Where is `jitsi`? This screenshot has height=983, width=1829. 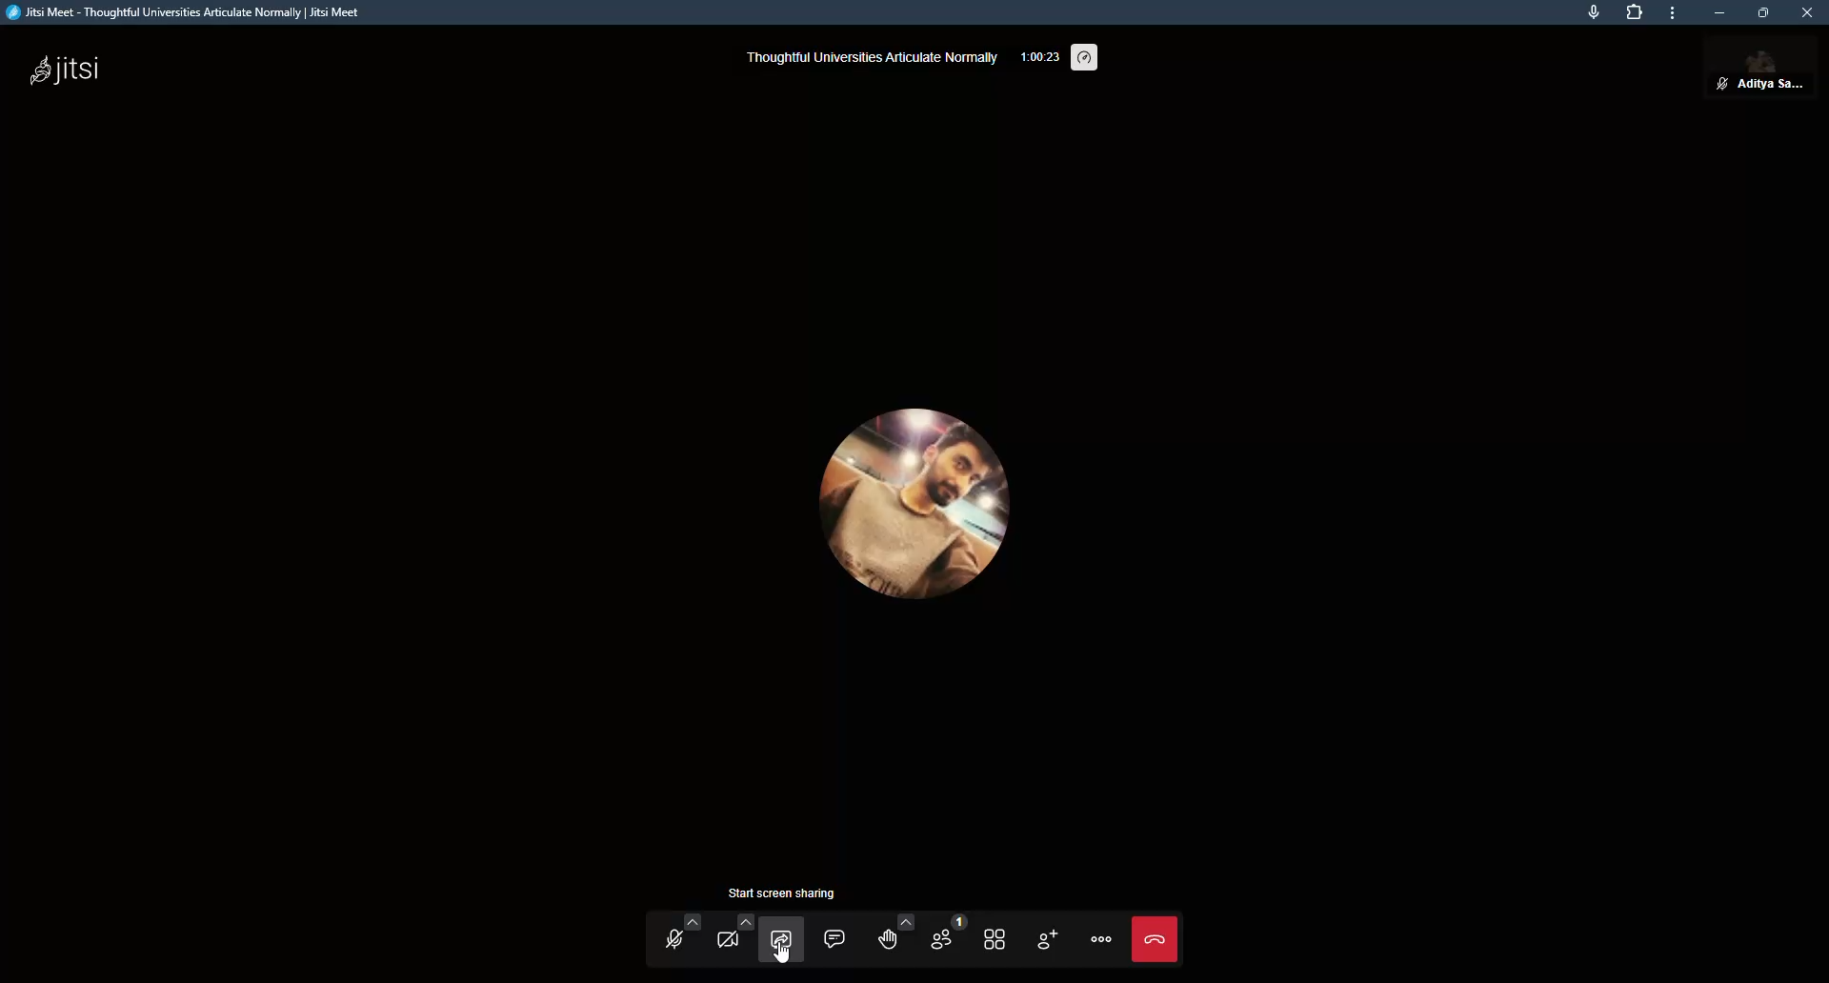
jitsi is located at coordinates (67, 71).